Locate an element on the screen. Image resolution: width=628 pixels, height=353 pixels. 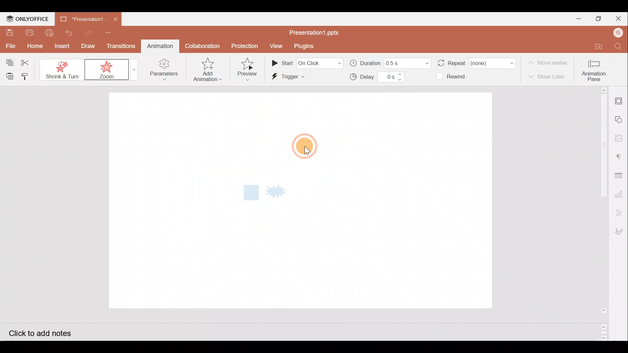
Shape after the zoom animation effect is located at coordinates (266, 194).